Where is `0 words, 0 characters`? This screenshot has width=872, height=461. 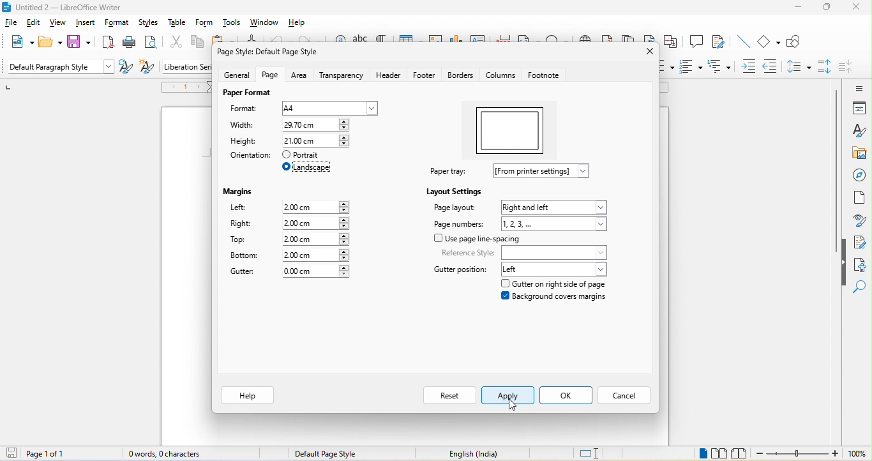 0 words, 0 characters is located at coordinates (171, 453).